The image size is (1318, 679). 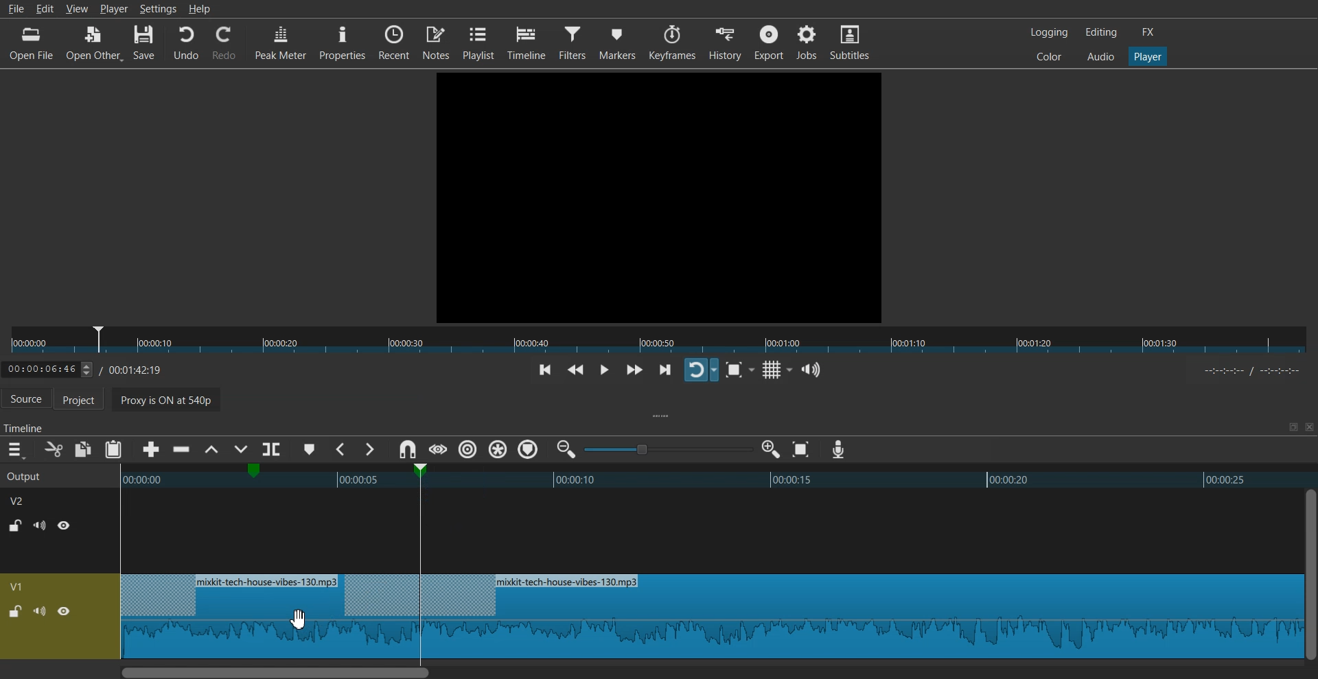 What do you see at coordinates (65, 525) in the screenshot?
I see `Hide` at bounding box center [65, 525].